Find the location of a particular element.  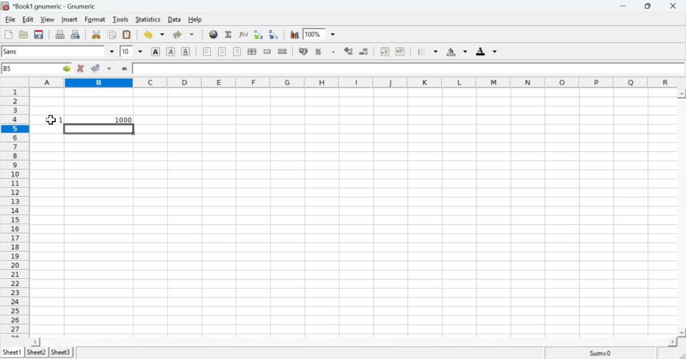

Undo is located at coordinates (155, 34).